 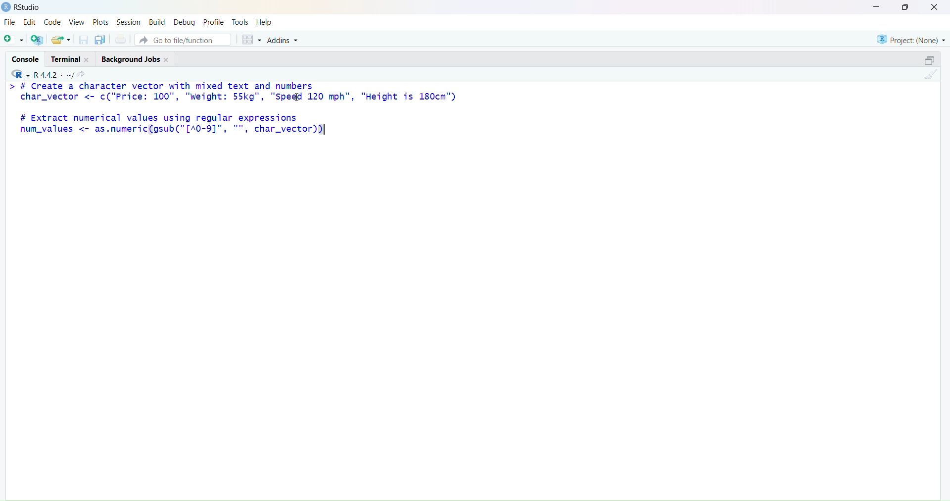 I want to click on print, so click(x=121, y=39).